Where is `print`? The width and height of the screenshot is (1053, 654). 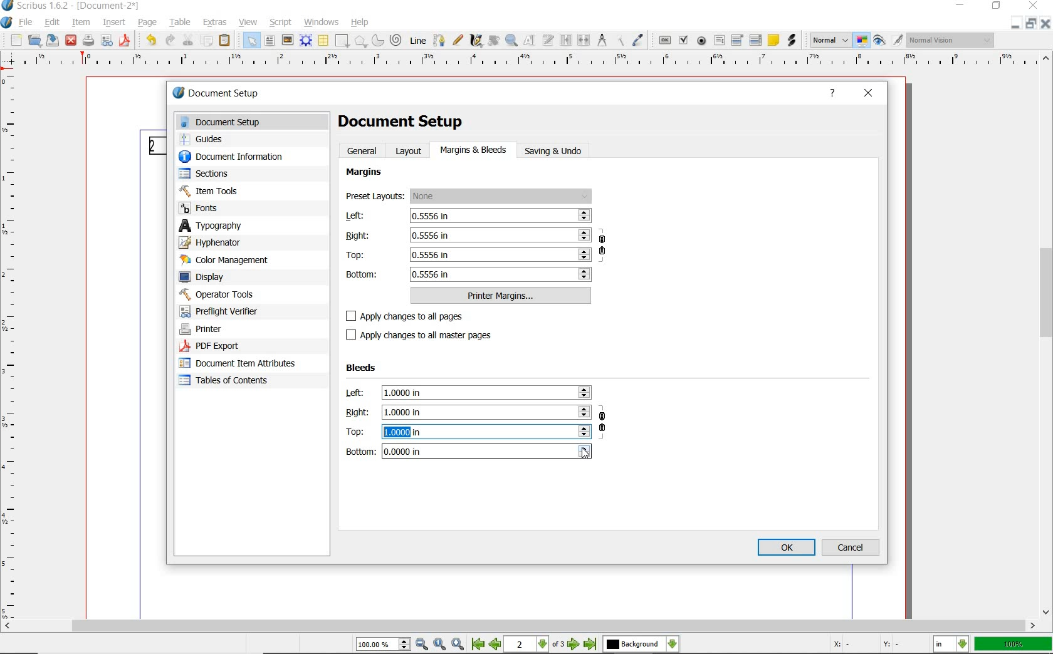 print is located at coordinates (87, 40).